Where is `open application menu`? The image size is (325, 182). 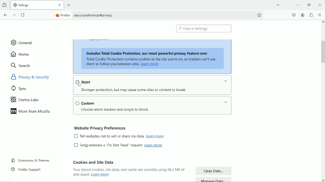
open application menu is located at coordinates (321, 15).